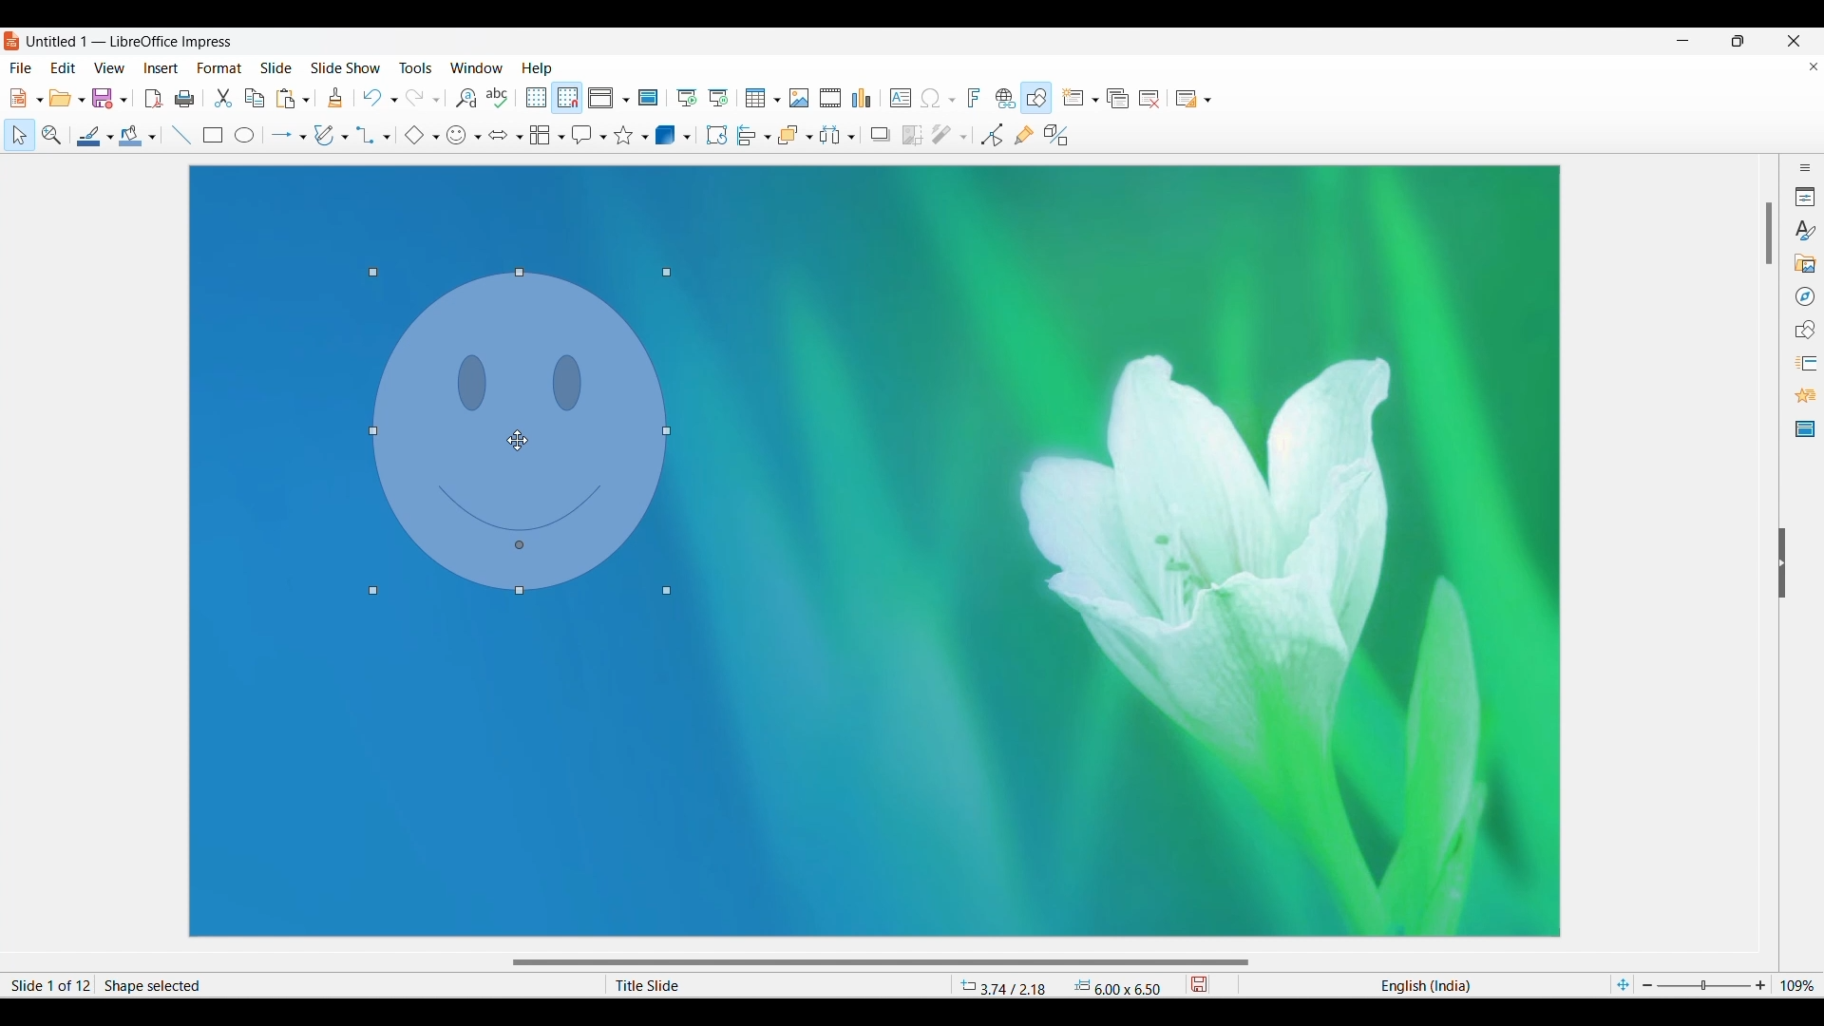  I want to click on Undo, so click(372, 98).